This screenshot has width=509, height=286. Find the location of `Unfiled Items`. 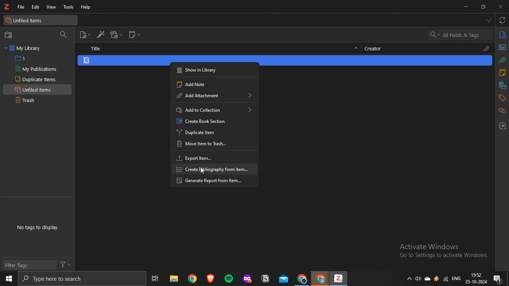

Unfiled Items is located at coordinates (35, 89).